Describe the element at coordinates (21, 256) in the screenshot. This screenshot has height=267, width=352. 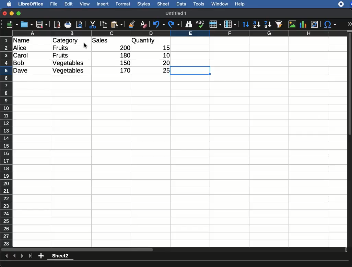
I see `next sheet` at that location.